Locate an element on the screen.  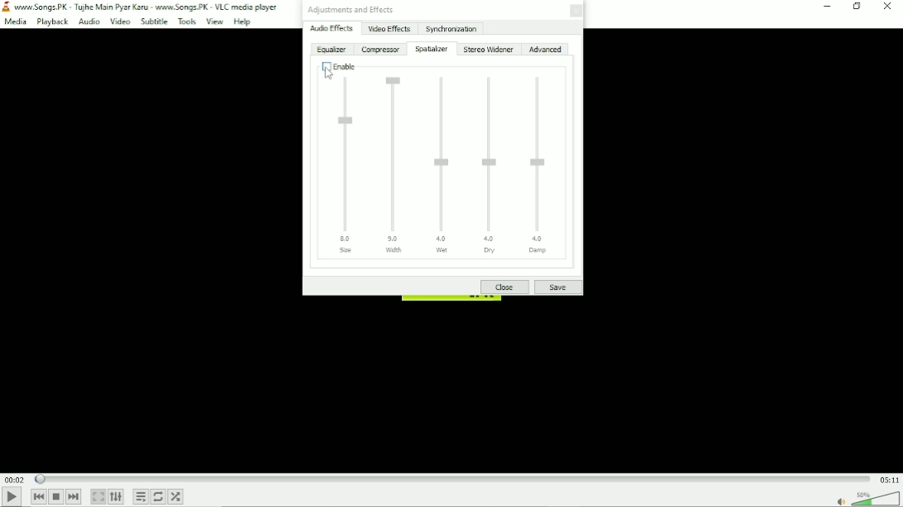
Previous is located at coordinates (37, 497).